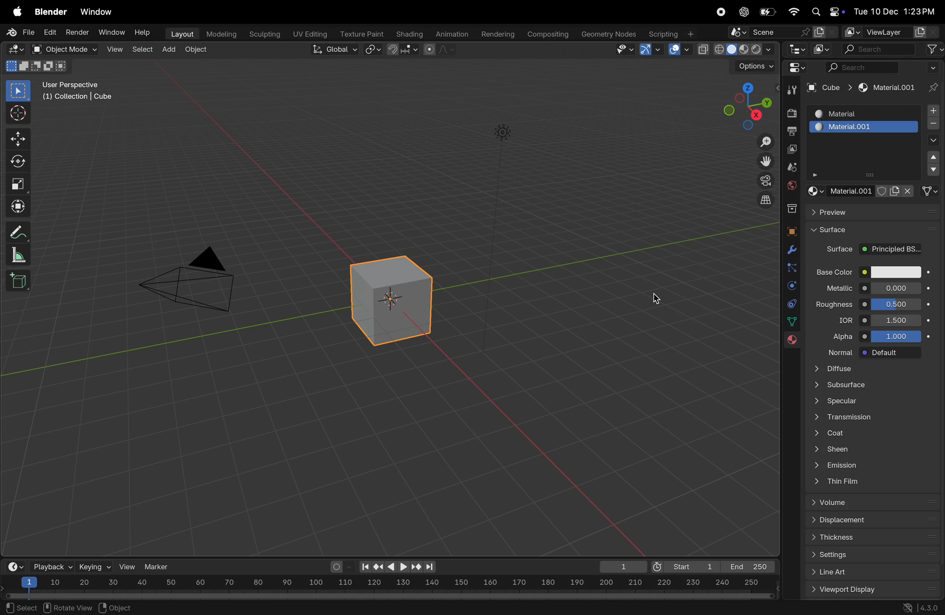  I want to click on emission, so click(872, 465).